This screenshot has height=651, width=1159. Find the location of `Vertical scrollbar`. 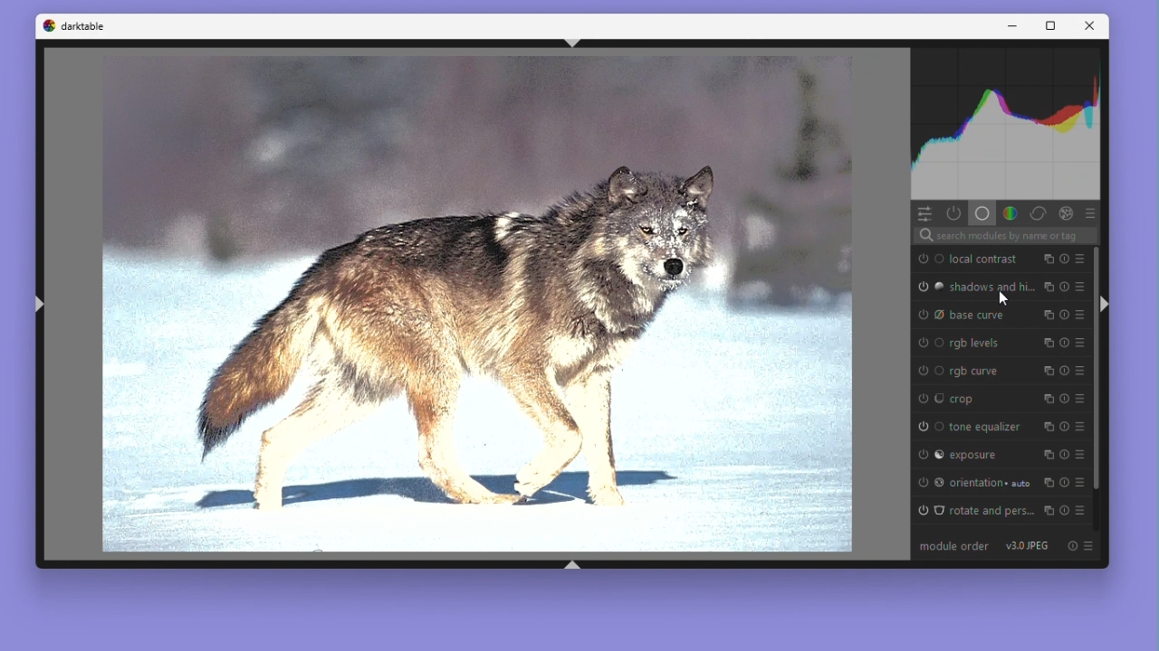

Vertical scrollbar is located at coordinates (1097, 382).